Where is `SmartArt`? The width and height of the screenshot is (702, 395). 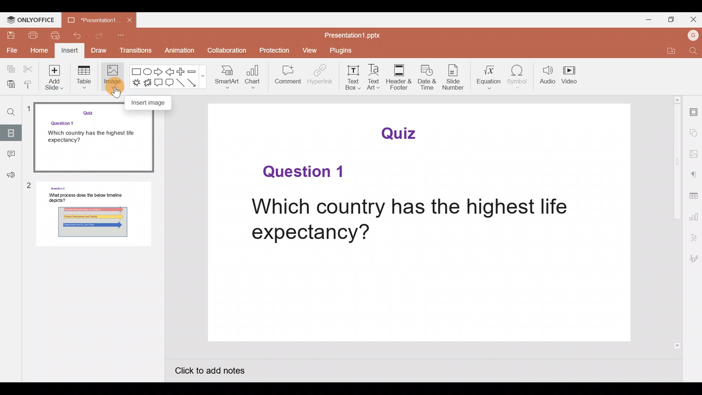 SmartArt is located at coordinates (229, 77).